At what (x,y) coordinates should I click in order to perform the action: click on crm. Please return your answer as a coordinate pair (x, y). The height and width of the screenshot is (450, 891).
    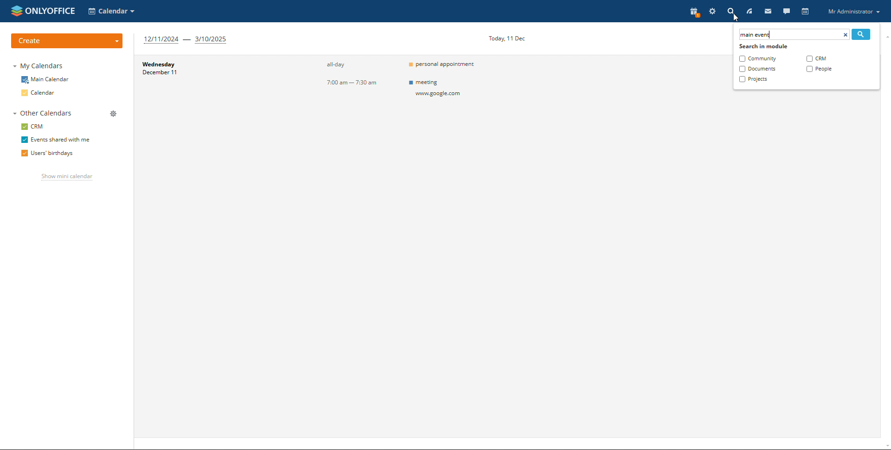
    Looking at the image, I should click on (816, 59).